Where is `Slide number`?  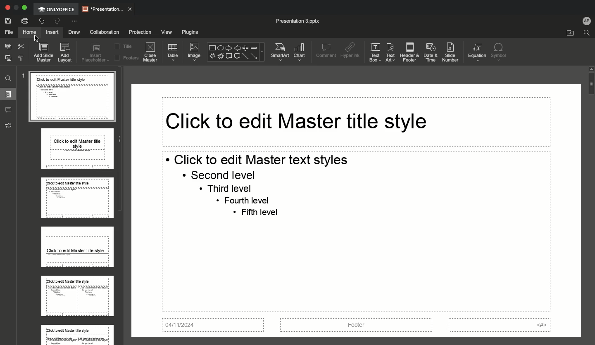
Slide number is located at coordinates (452, 52).